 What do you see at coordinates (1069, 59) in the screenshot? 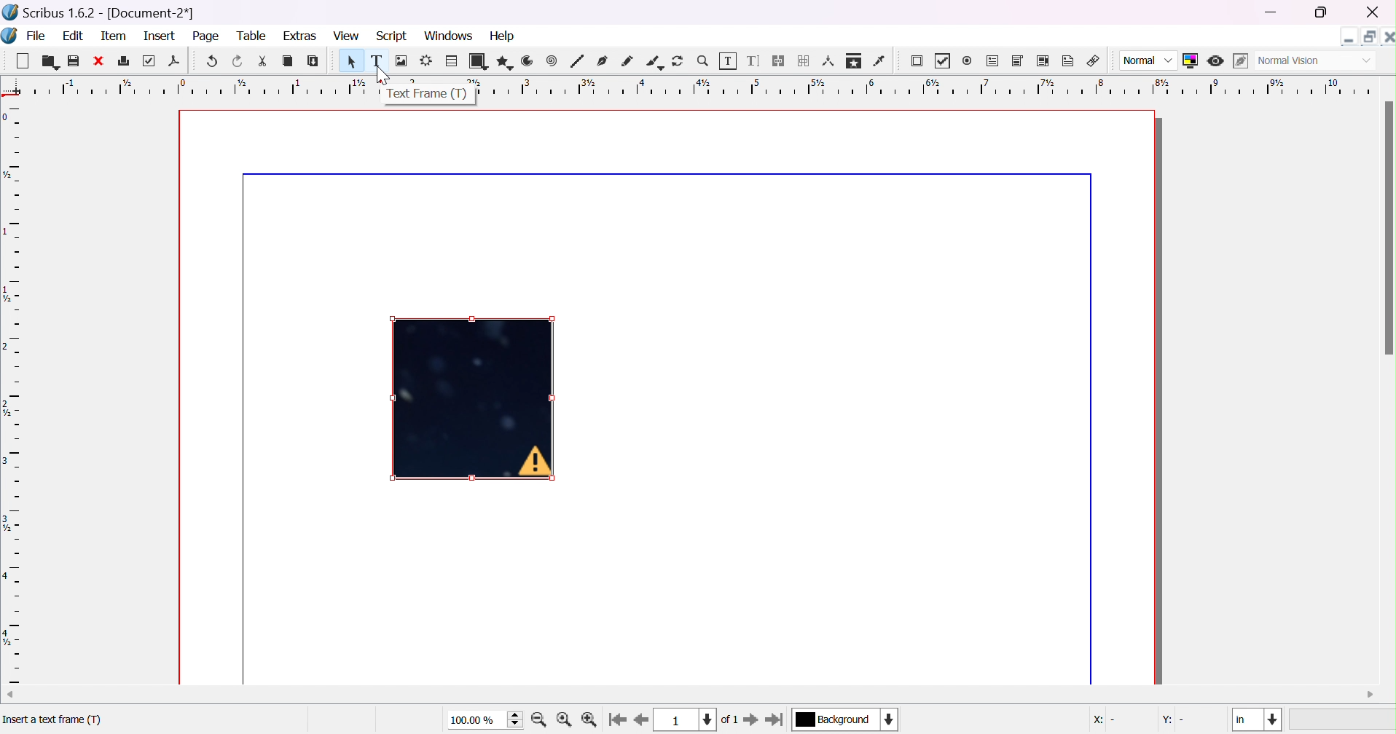
I see `text annotation` at bounding box center [1069, 59].